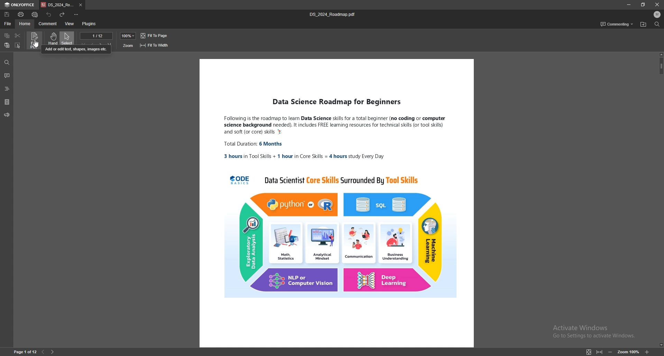  What do you see at coordinates (26, 24) in the screenshot?
I see `home` at bounding box center [26, 24].